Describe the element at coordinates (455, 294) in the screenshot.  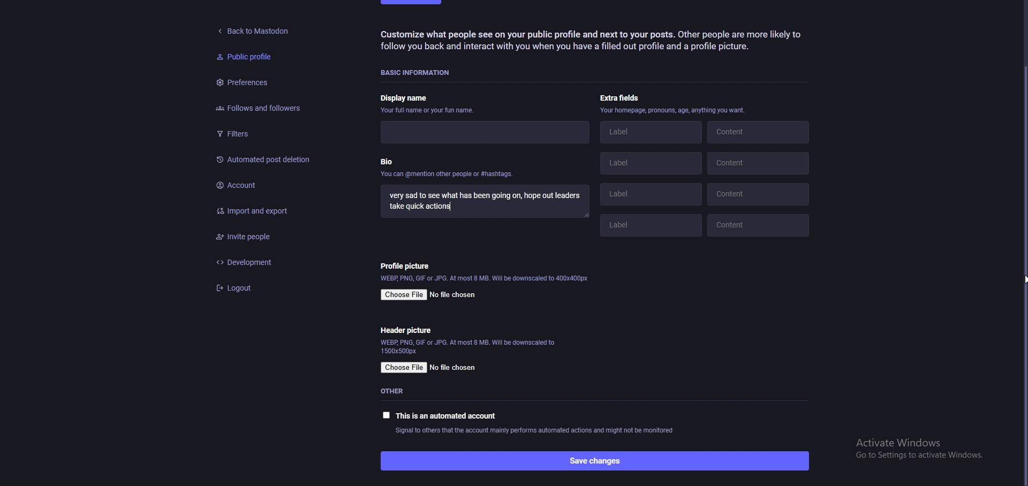
I see `no file chosen` at that location.